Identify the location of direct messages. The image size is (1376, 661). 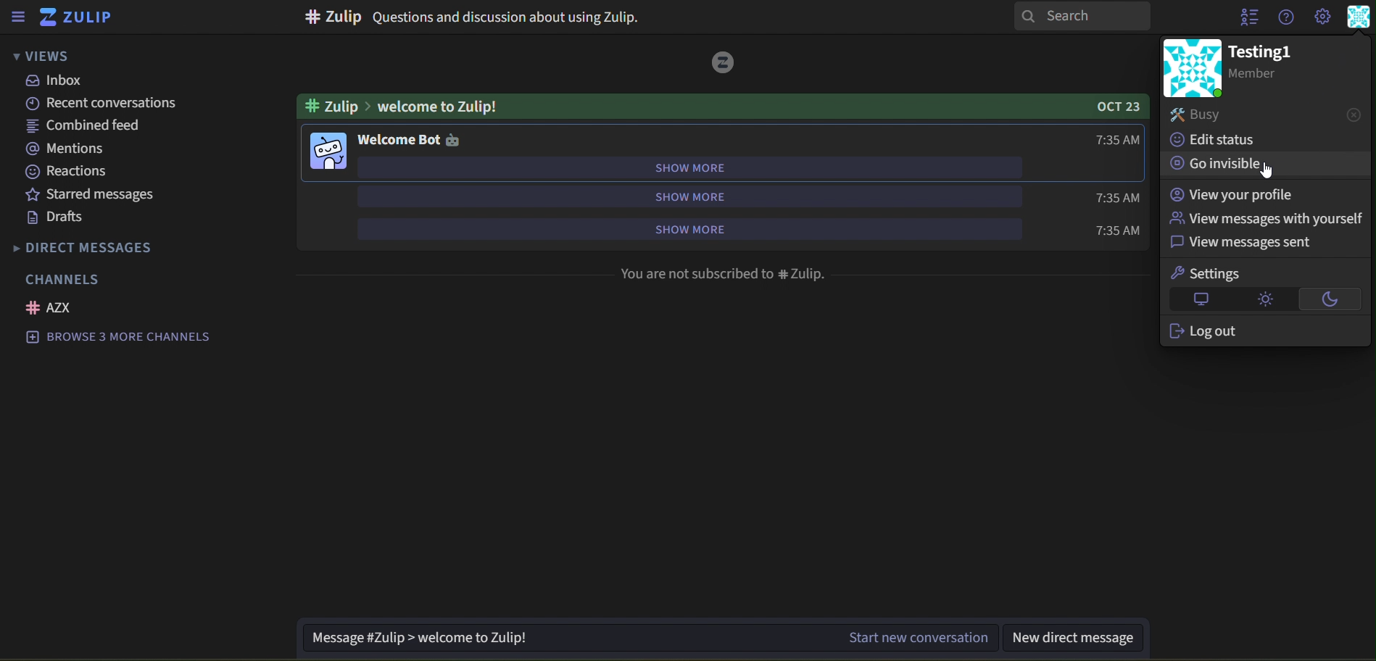
(91, 248).